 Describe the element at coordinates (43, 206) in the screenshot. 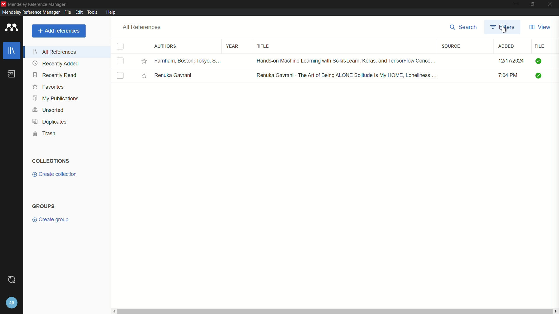

I see `groups` at that location.